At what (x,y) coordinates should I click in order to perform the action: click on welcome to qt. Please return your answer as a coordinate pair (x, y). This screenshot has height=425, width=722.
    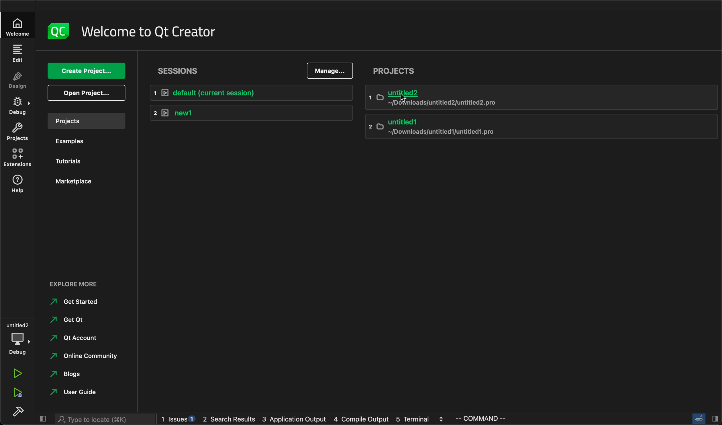
    Looking at the image, I should click on (157, 32).